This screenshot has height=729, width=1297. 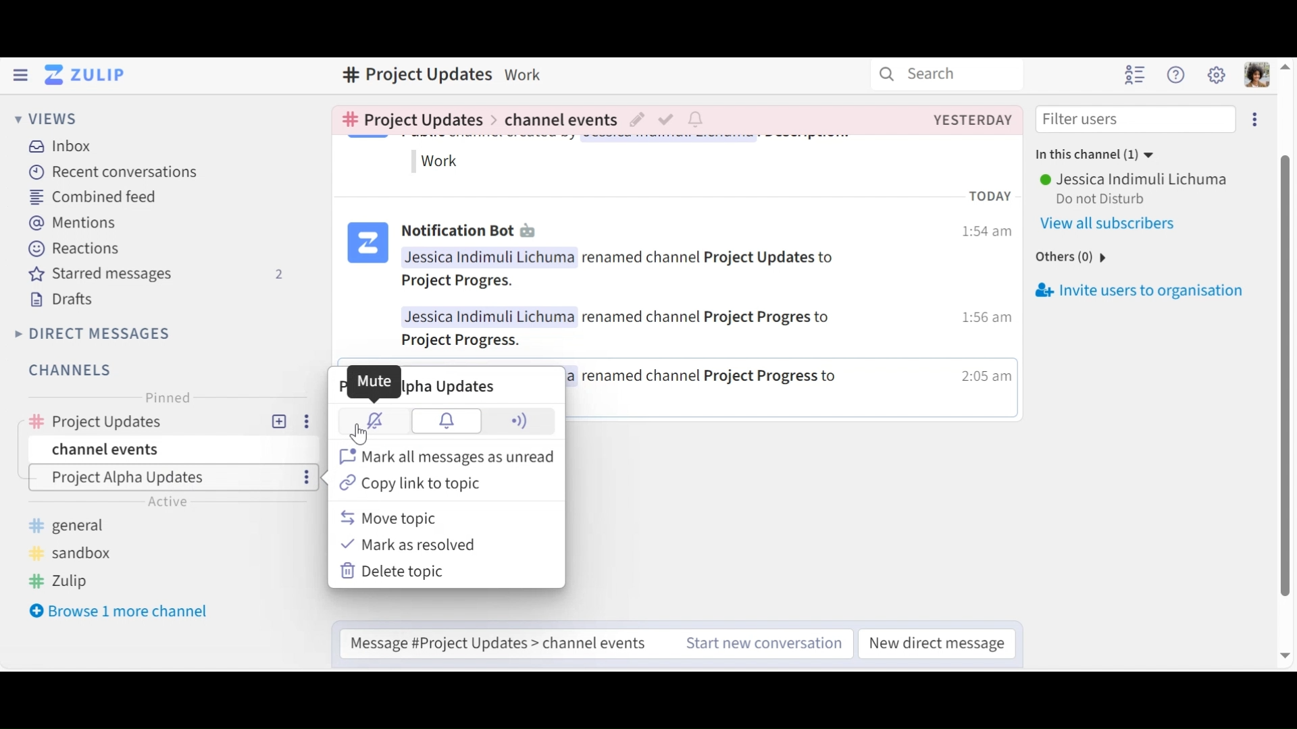 I want to click on , so click(x=522, y=422).